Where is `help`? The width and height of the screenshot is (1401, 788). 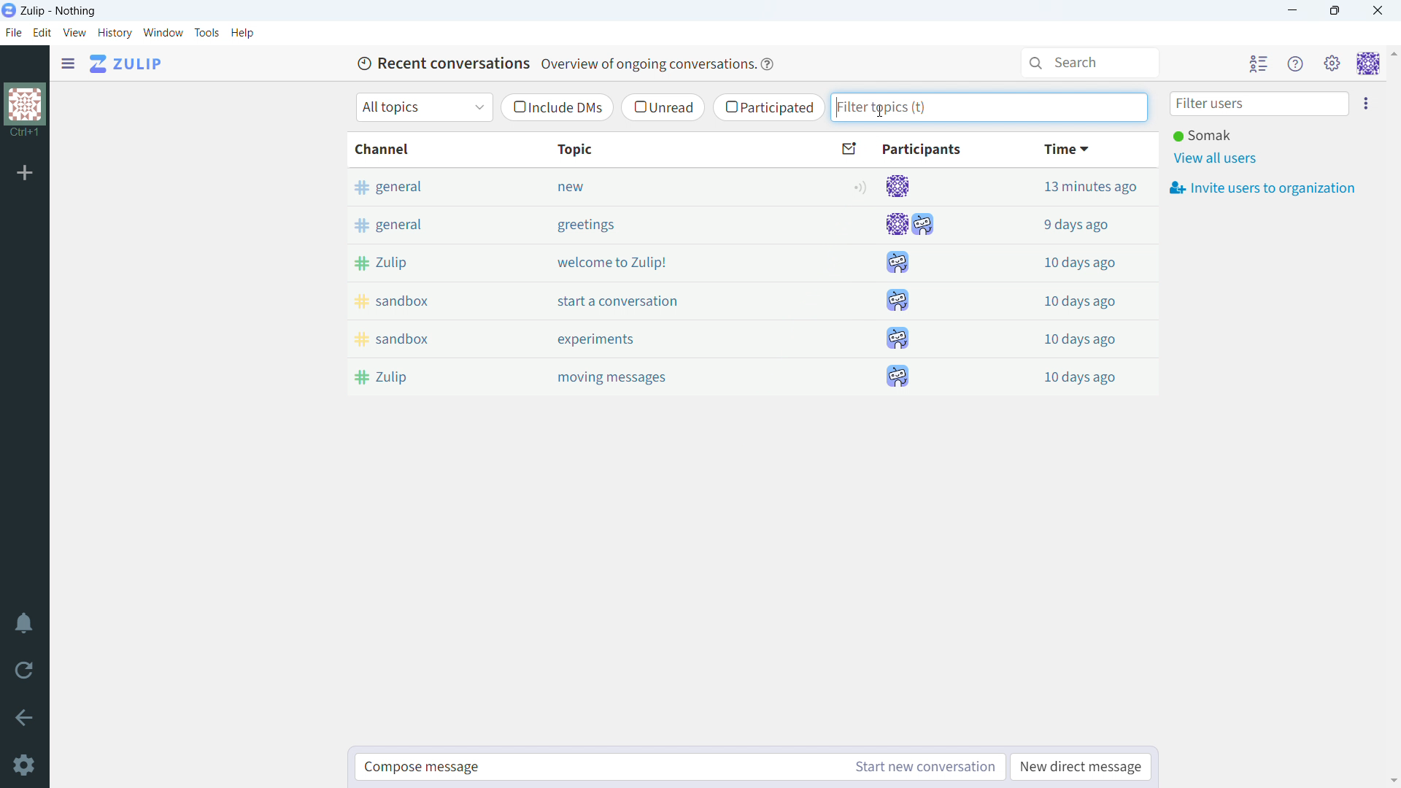
help is located at coordinates (243, 34).